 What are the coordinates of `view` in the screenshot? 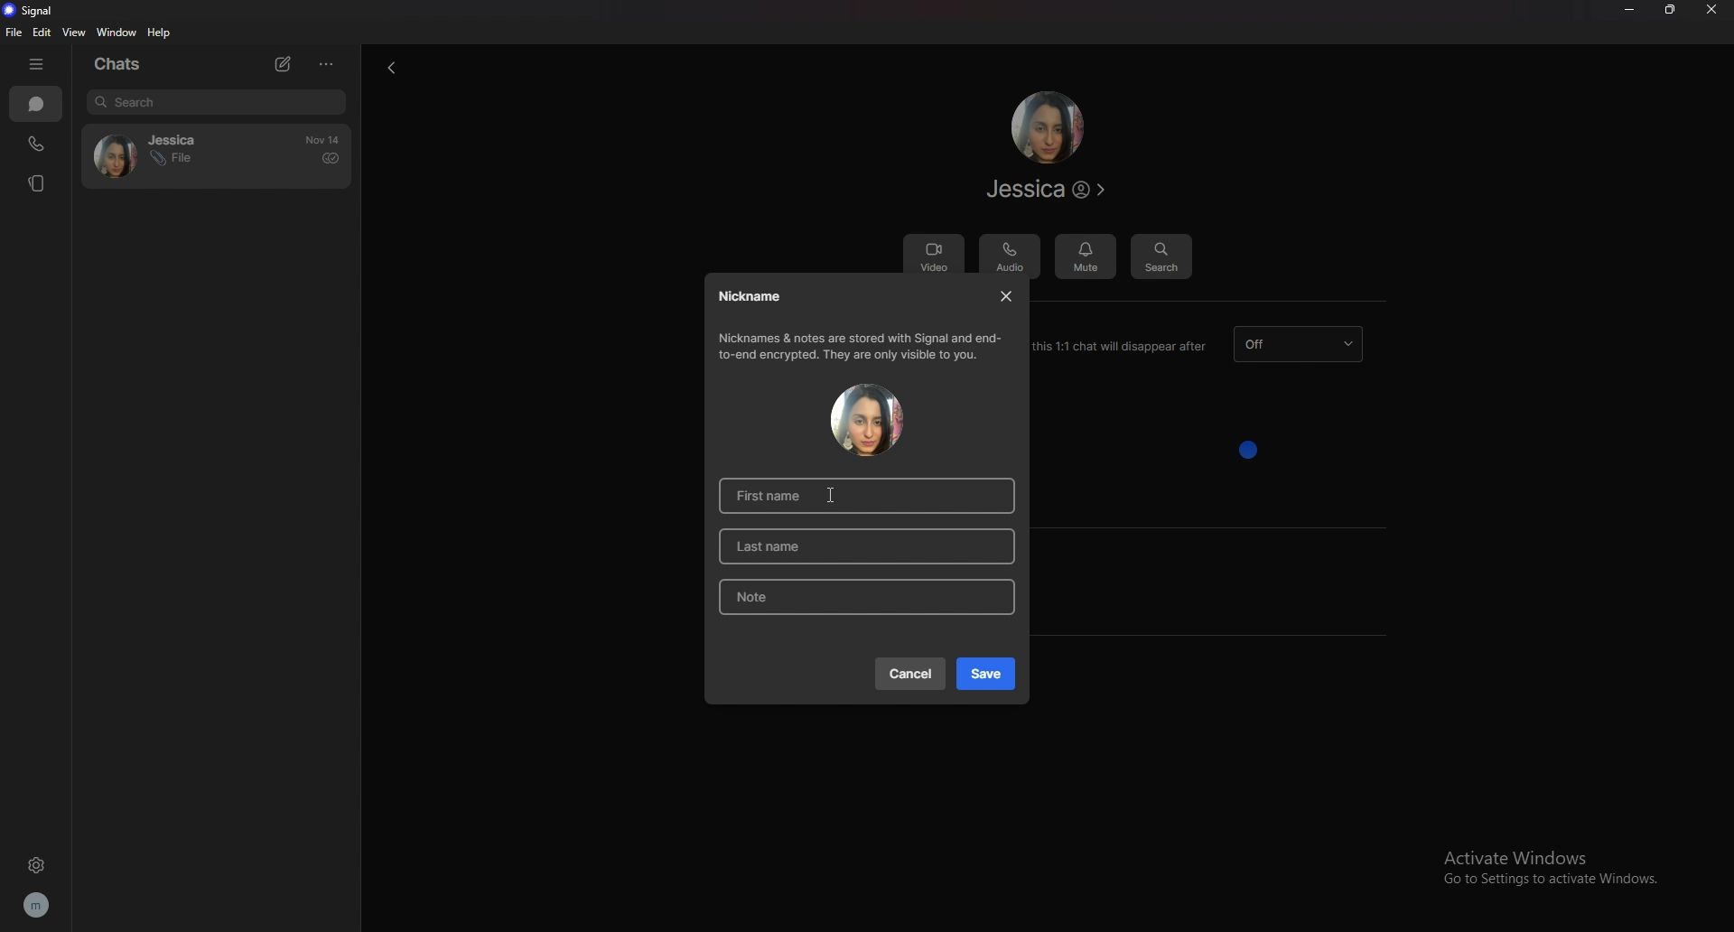 It's located at (76, 32).